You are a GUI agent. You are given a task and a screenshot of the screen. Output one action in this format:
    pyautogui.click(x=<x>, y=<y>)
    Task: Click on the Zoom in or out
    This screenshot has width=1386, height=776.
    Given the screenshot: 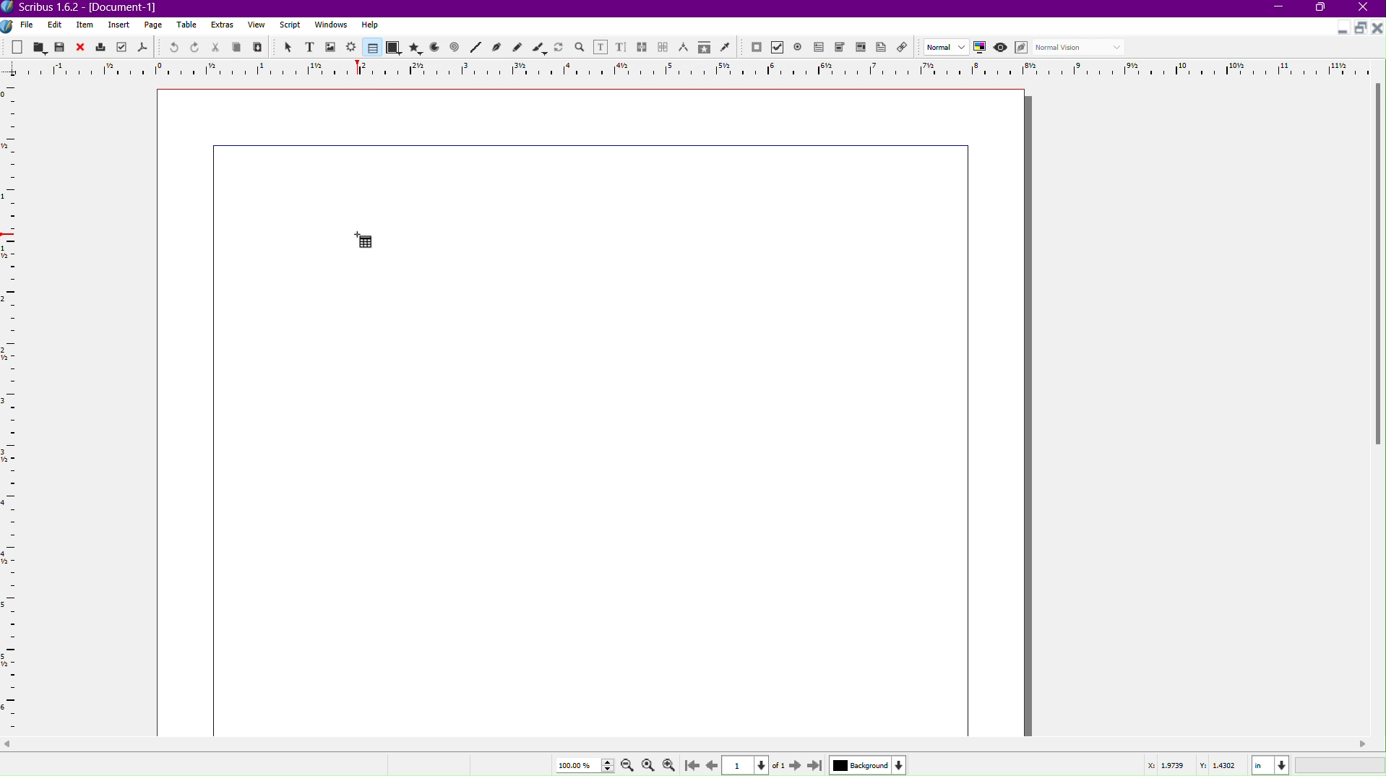 What is the action you would take?
    pyautogui.click(x=580, y=46)
    